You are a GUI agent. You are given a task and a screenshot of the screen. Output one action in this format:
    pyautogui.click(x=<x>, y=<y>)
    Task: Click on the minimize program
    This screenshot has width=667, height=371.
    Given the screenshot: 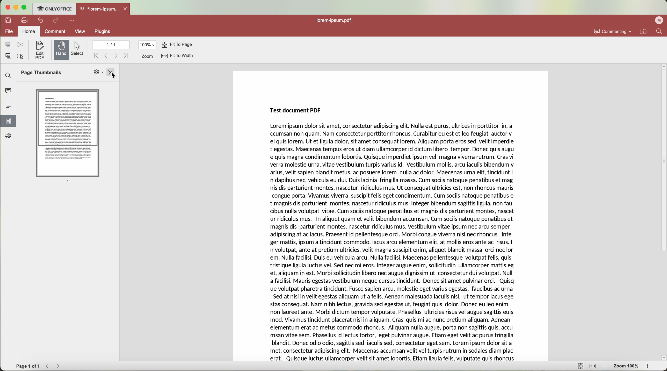 What is the action you would take?
    pyautogui.click(x=15, y=7)
    